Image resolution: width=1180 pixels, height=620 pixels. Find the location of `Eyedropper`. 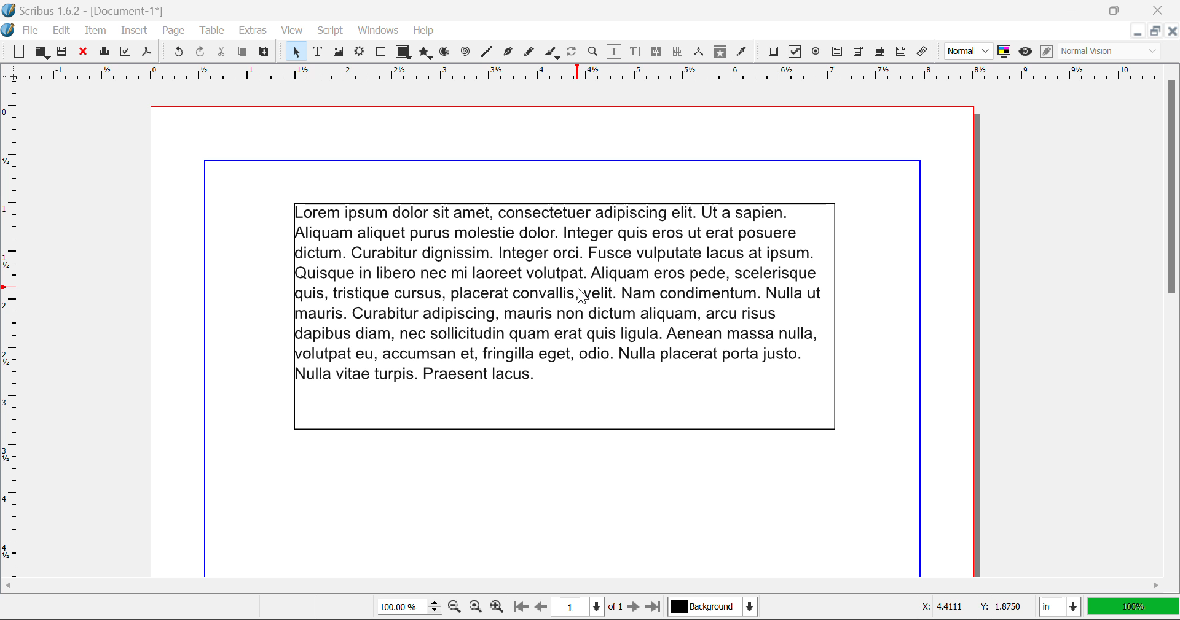

Eyedropper is located at coordinates (741, 53).